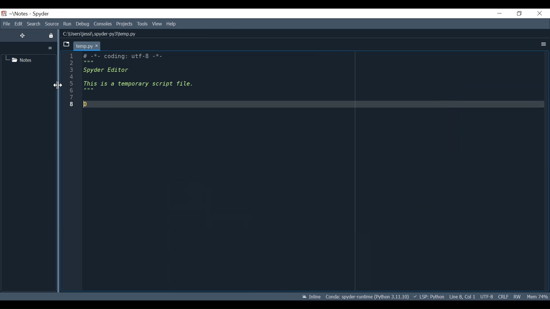 This screenshot has height=309, width=550. What do you see at coordinates (99, 33) in the screenshot?
I see `C:\Users\jessi\.spyder-py3\temp.py` at bounding box center [99, 33].